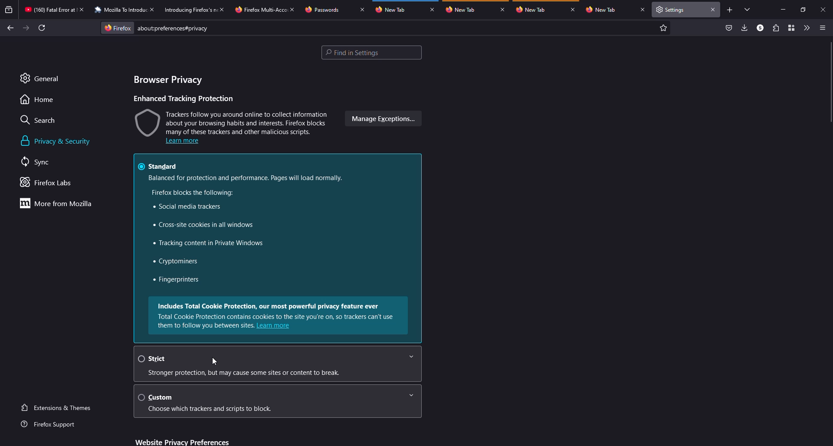 This screenshot has height=446, width=833. I want to click on menu, so click(822, 28).